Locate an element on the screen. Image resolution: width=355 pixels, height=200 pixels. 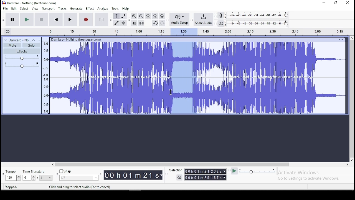
timeline settings is located at coordinates (7, 31).